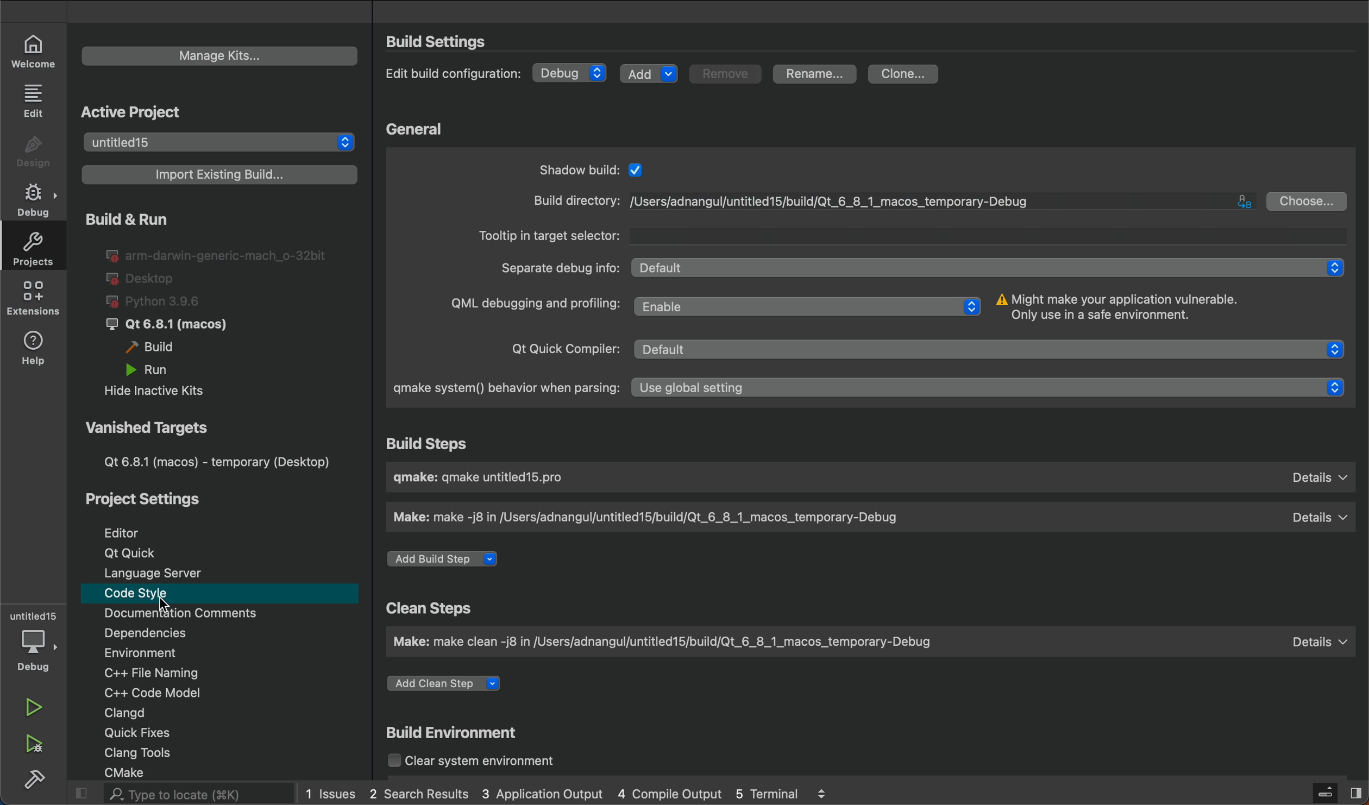 This screenshot has width=1369, height=805. I want to click on project setting, so click(149, 500).